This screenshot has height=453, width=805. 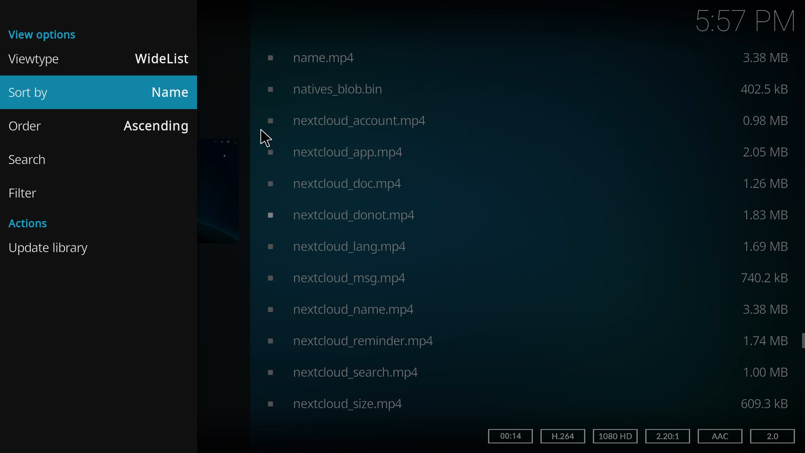 I want to click on hd, so click(x=616, y=436).